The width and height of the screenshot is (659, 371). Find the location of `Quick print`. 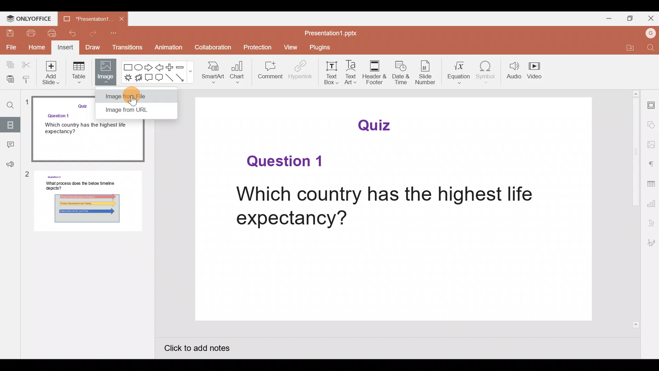

Quick print is located at coordinates (53, 34).